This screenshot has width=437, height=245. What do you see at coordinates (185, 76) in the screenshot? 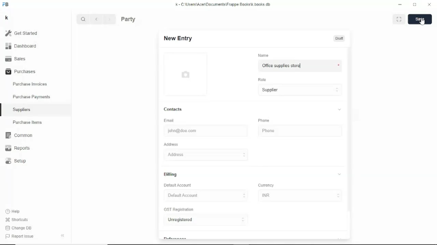
I see `Picture` at bounding box center [185, 76].